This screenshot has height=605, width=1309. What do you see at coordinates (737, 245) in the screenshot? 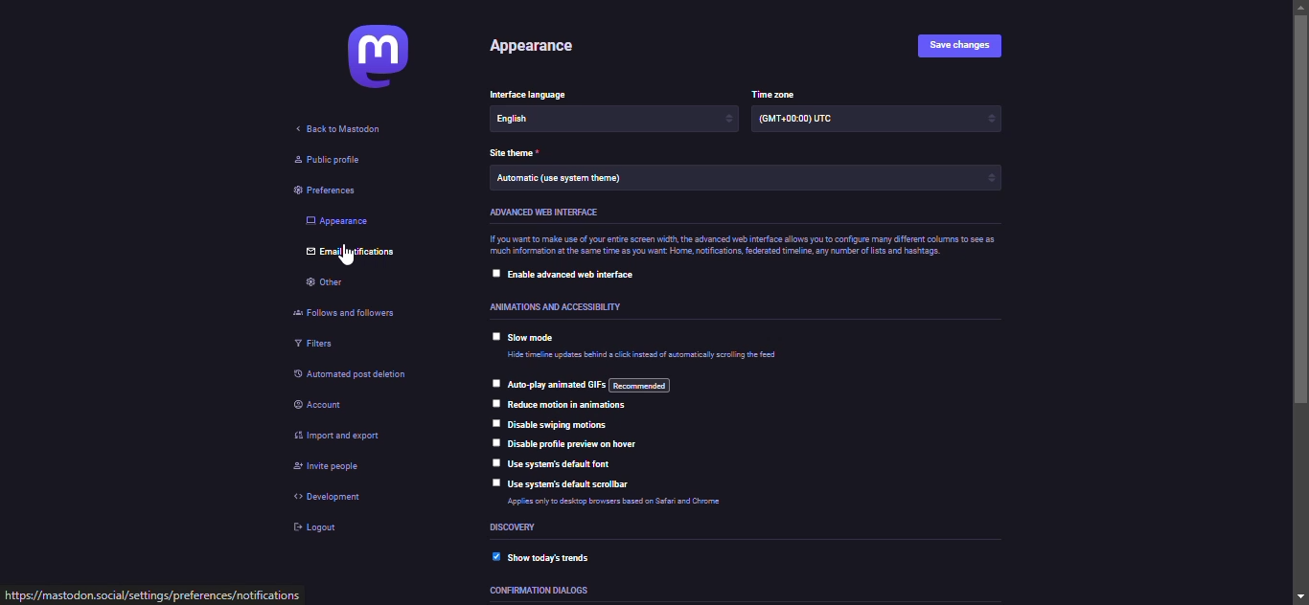
I see `info` at bounding box center [737, 245].